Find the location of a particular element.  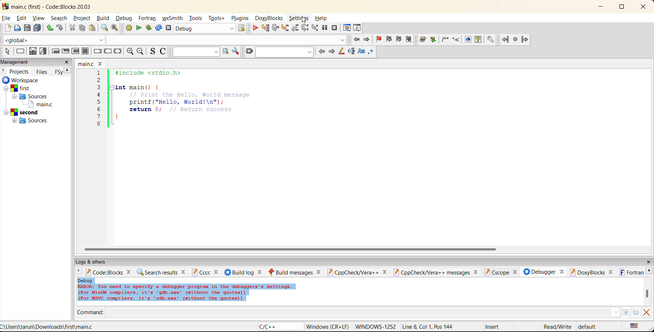

next is located at coordinates (67, 72).